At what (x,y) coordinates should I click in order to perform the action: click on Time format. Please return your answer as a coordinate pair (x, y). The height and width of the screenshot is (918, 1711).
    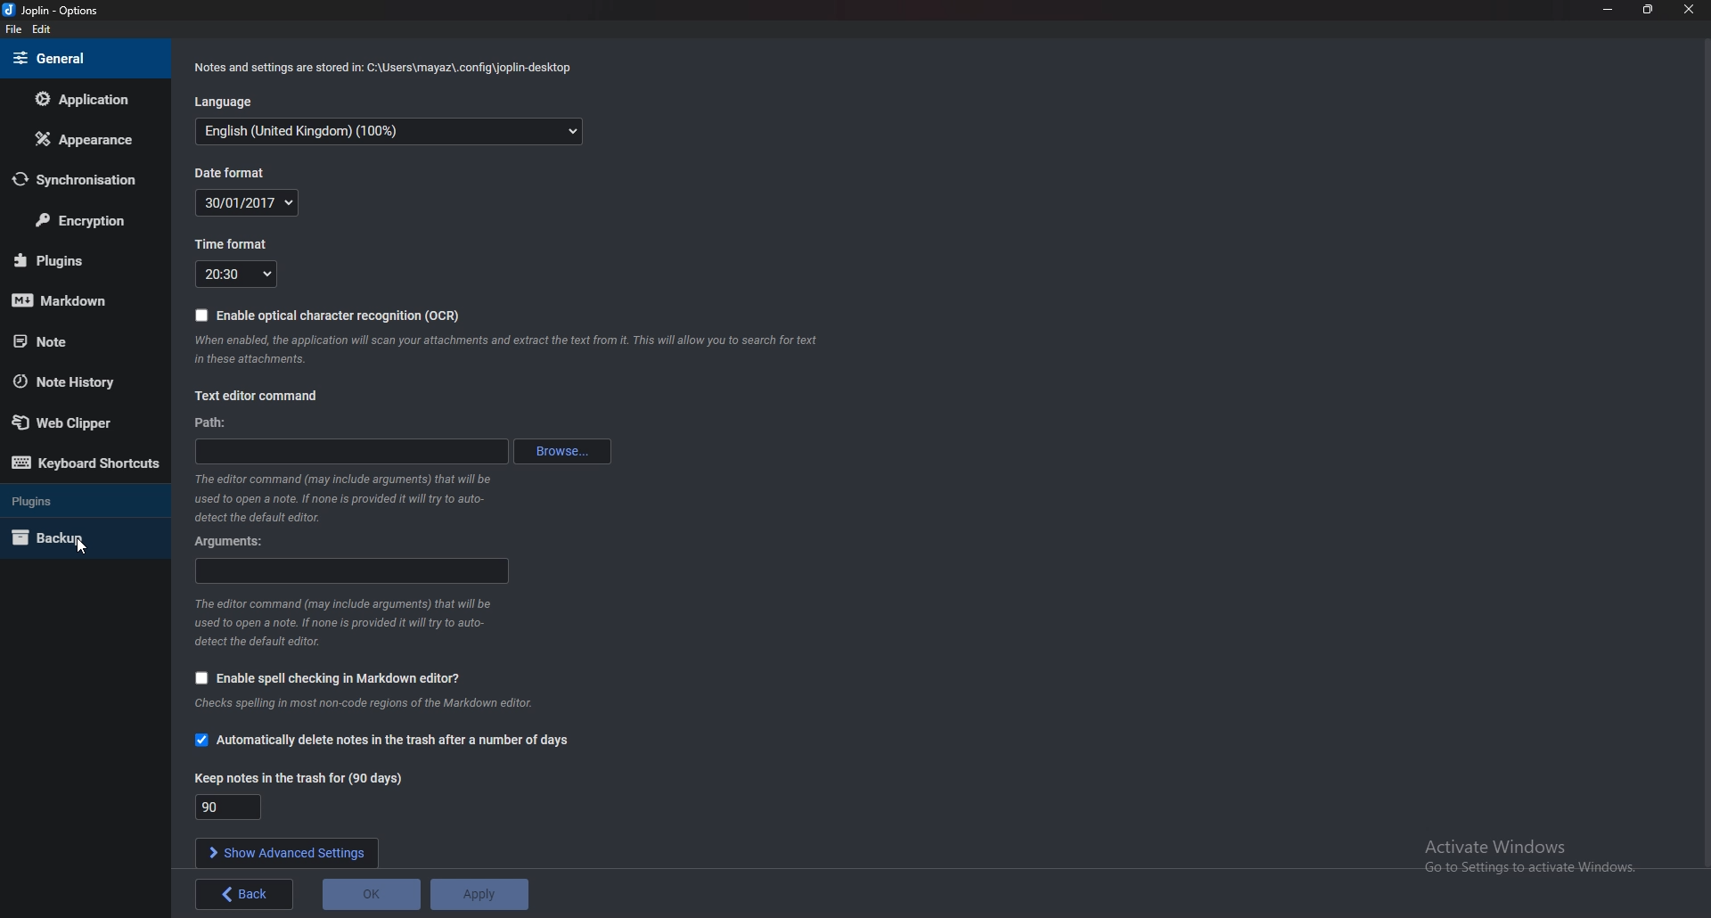
    Looking at the image, I should click on (235, 273).